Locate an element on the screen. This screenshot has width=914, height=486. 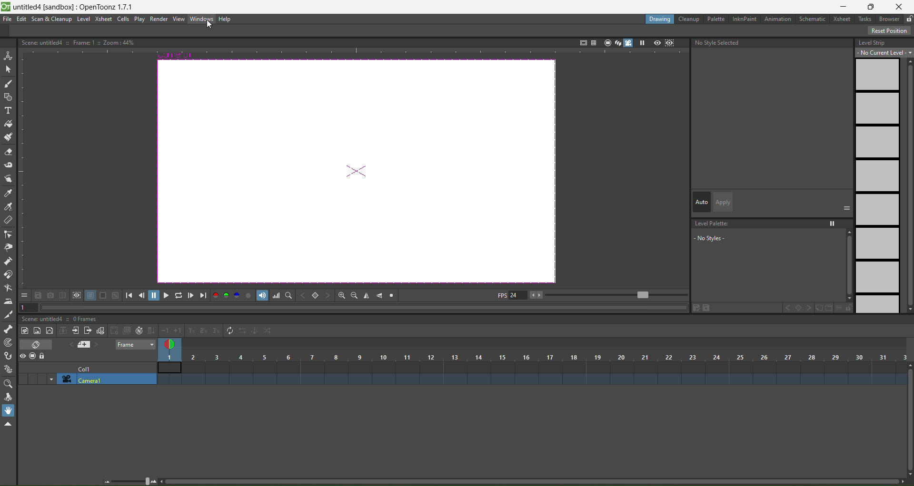
histogram is located at coordinates (277, 296).